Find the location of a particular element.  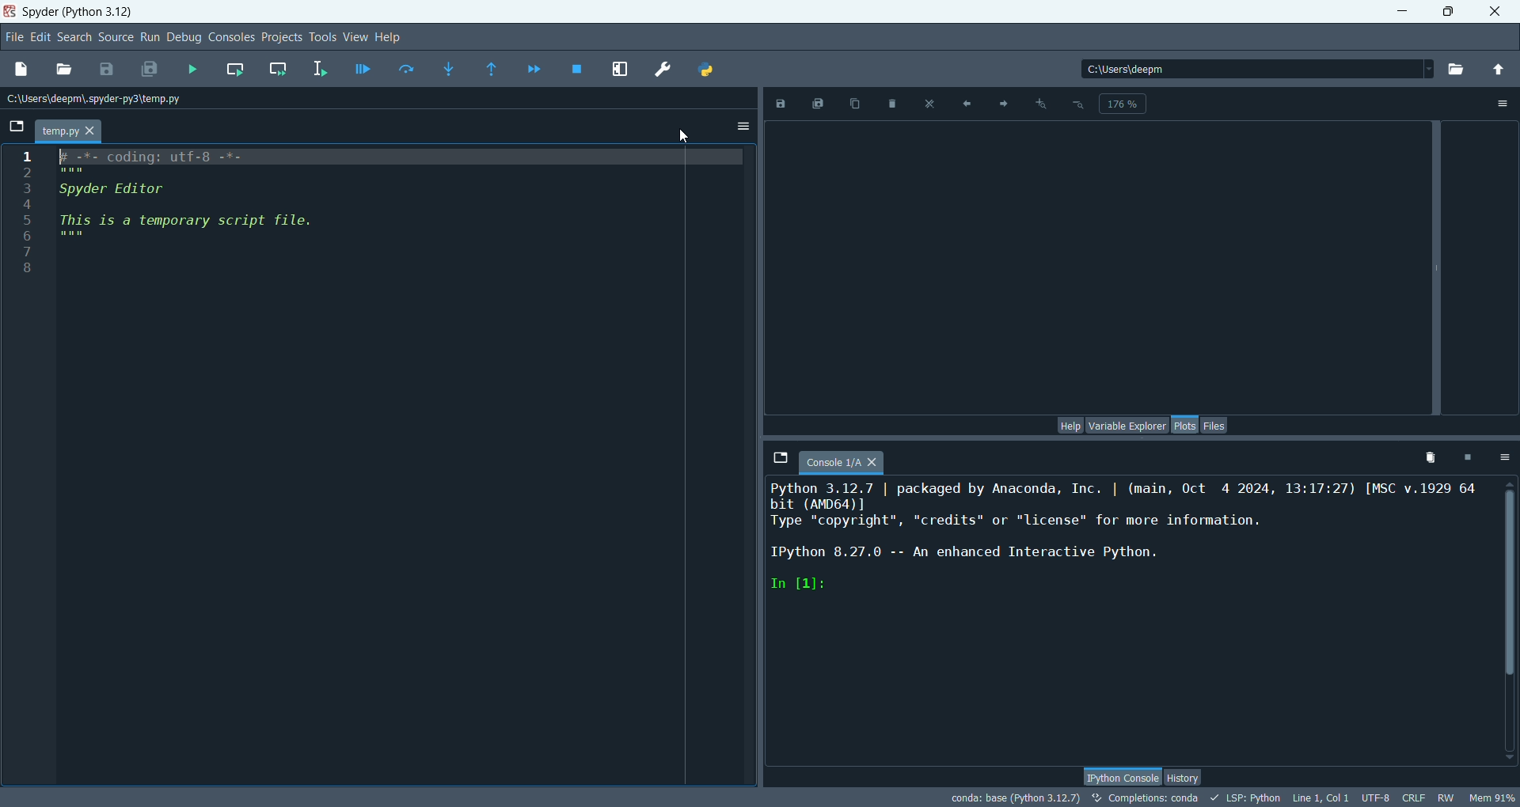

UTF is located at coordinates (1376, 799).